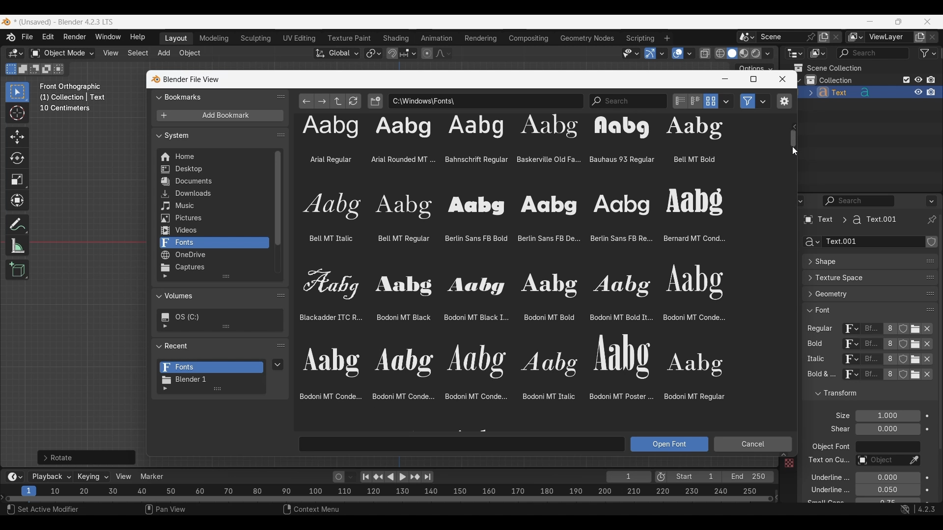  What do you see at coordinates (165, 389) in the screenshot?
I see `Show filtering options` at bounding box center [165, 389].